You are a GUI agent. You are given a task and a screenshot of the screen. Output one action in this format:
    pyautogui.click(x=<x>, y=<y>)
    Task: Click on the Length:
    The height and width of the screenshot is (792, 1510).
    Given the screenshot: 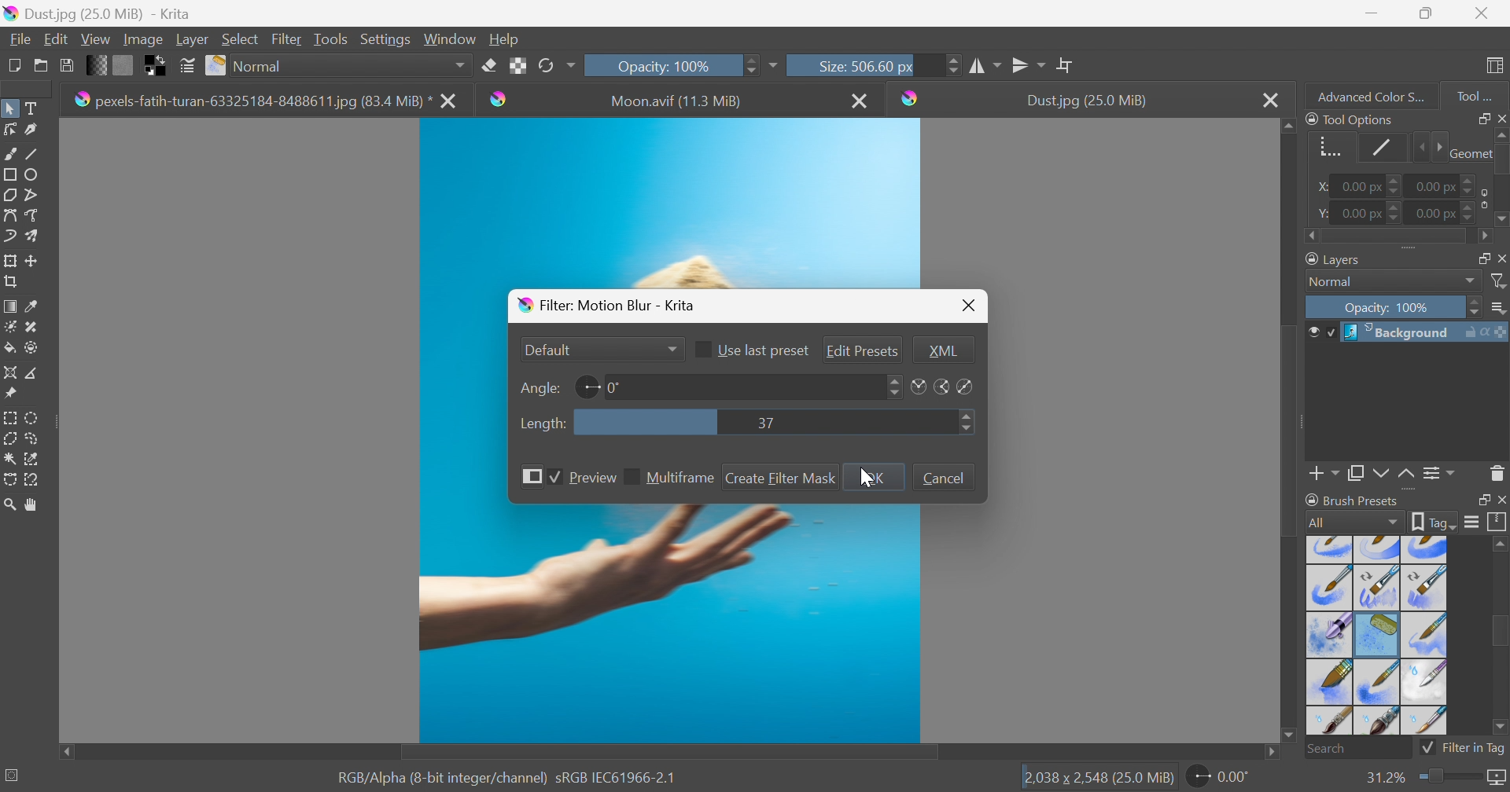 What is the action you would take?
    pyautogui.click(x=543, y=424)
    